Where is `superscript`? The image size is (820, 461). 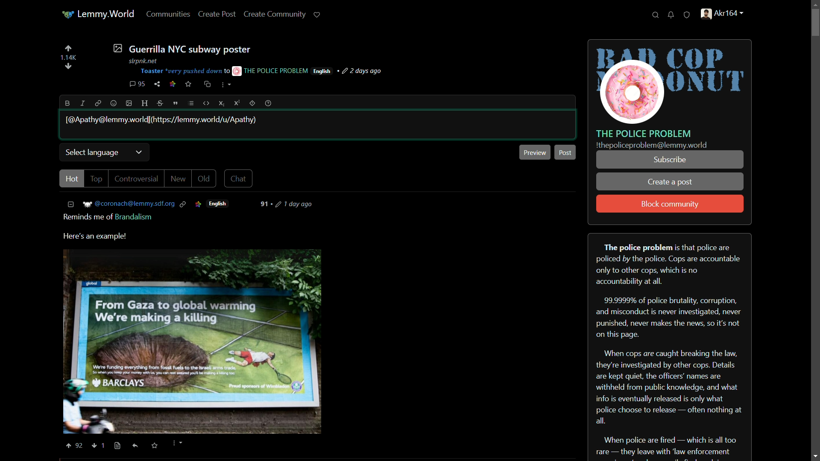 superscript is located at coordinates (237, 103).